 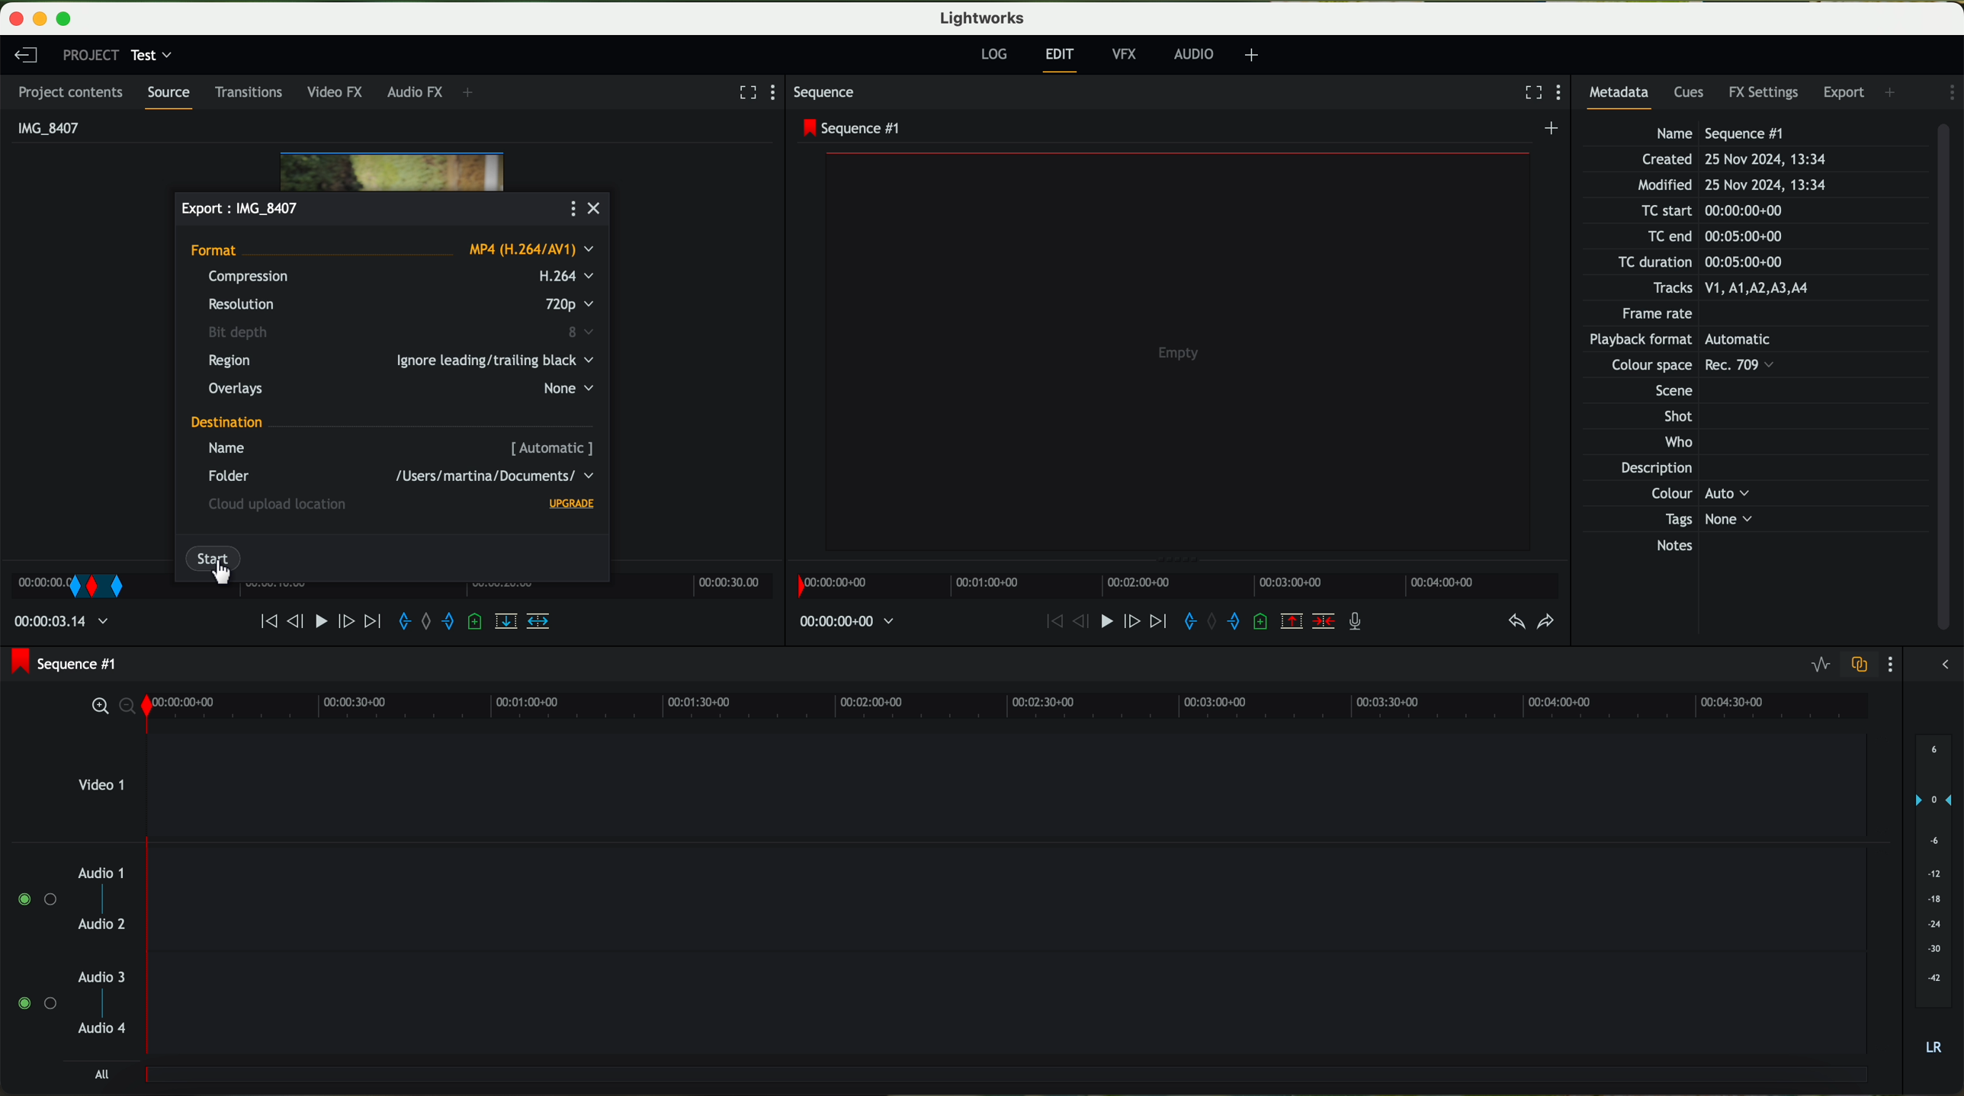 I want to click on audio 4, so click(x=103, y=1032).